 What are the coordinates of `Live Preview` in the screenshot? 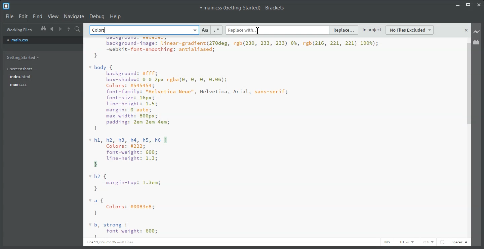 It's located at (477, 32).